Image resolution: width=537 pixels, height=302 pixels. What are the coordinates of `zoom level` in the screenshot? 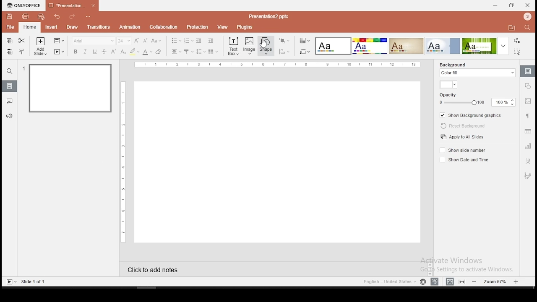 It's located at (496, 281).